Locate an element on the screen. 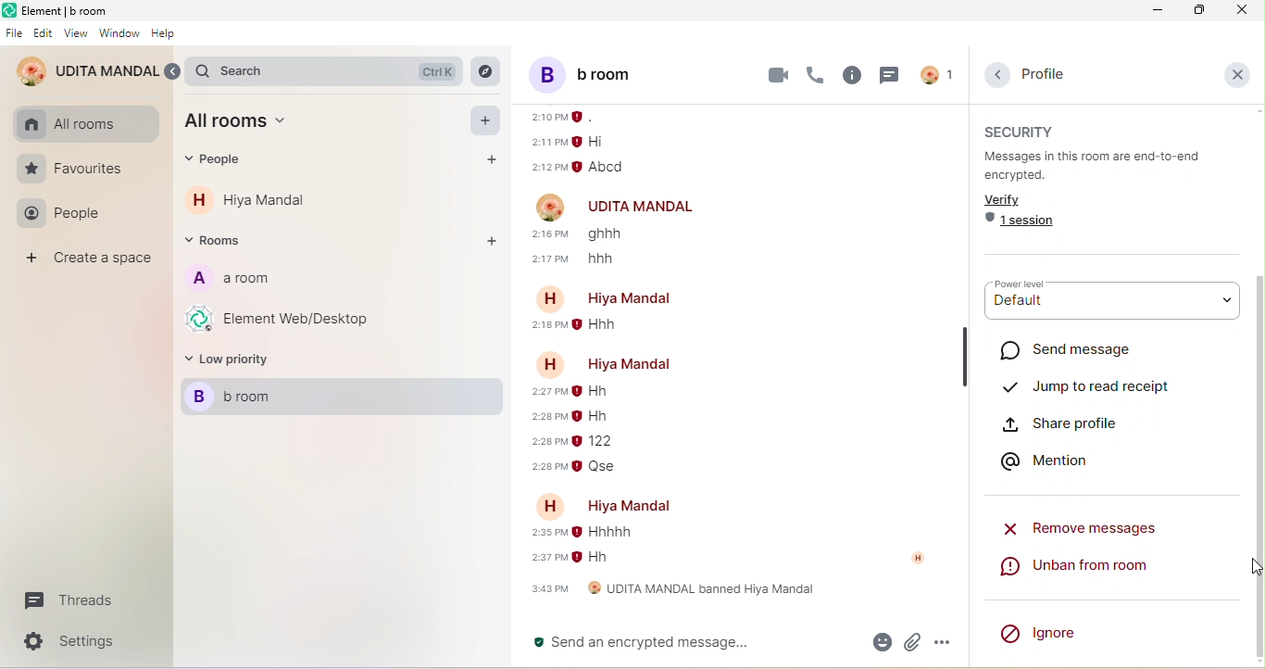 This screenshot has width=1265, height=669. jump to read receipt is located at coordinates (1087, 382).